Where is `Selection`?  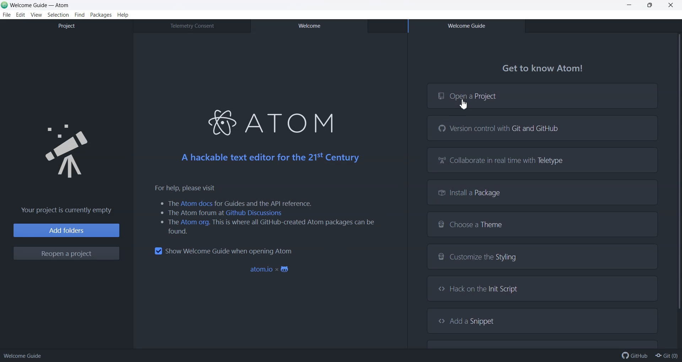
Selection is located at coordinates (59, 15).